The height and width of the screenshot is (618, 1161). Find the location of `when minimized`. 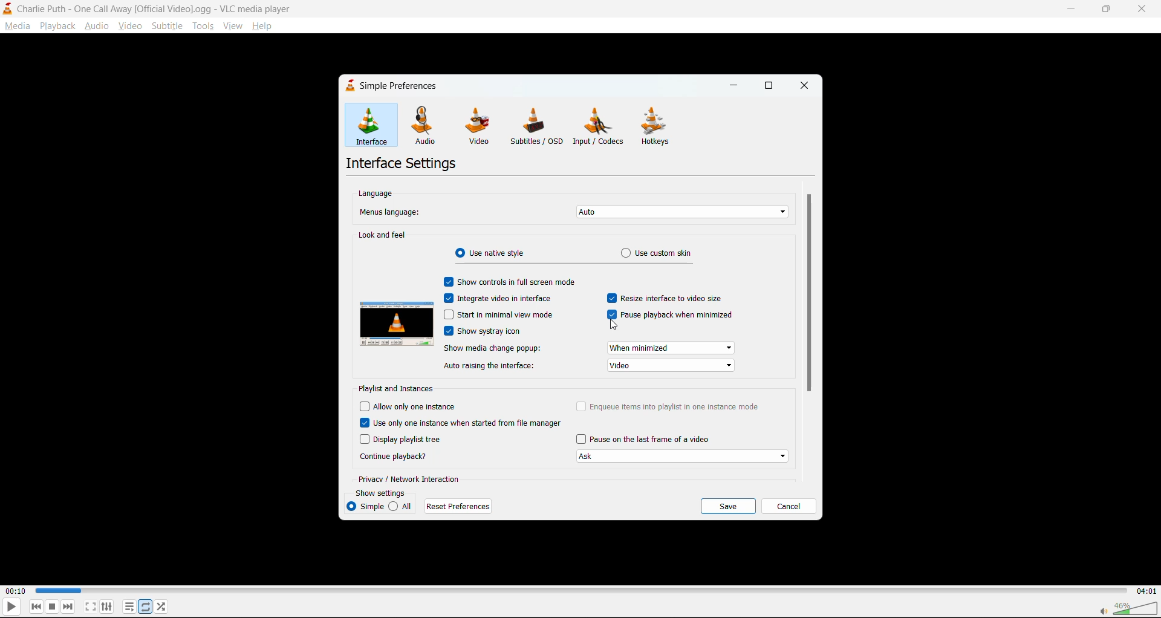

when minimized is located at coordinates (672, 347).